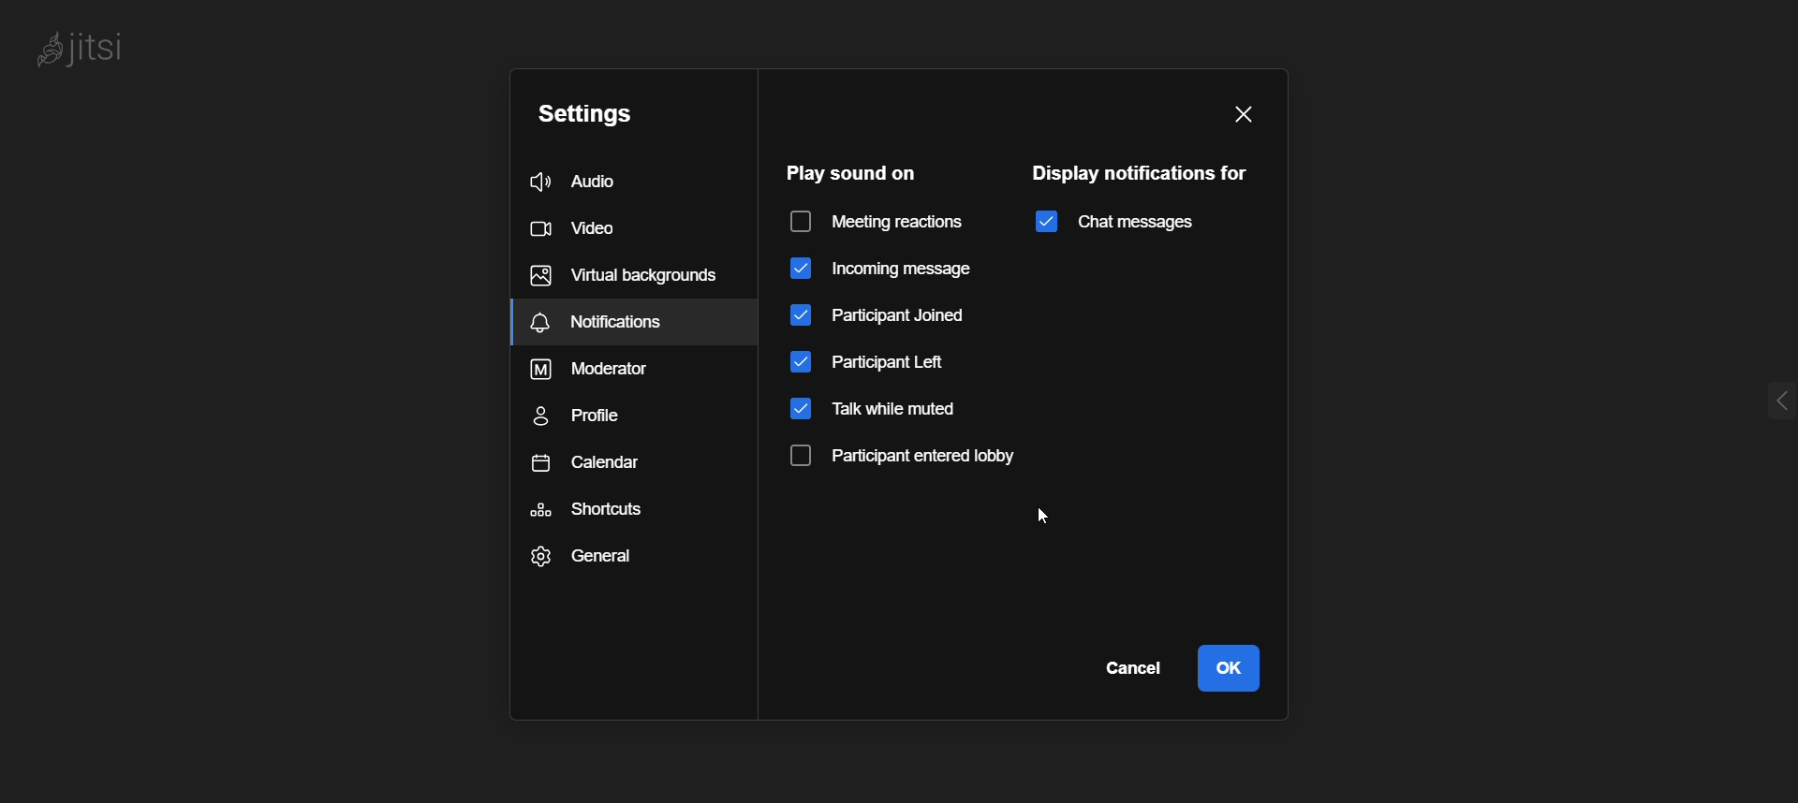  I want to click on participant left, so click(888, 363).